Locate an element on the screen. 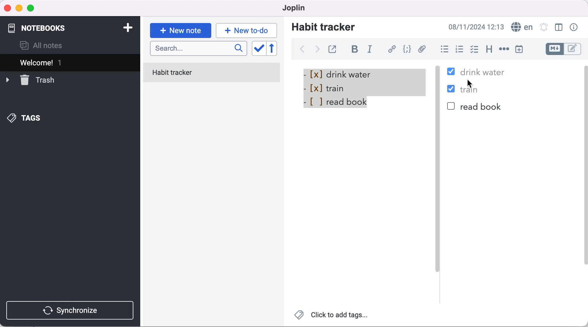 The image size is (588, 327). read book is located at coordinates (481, 107).